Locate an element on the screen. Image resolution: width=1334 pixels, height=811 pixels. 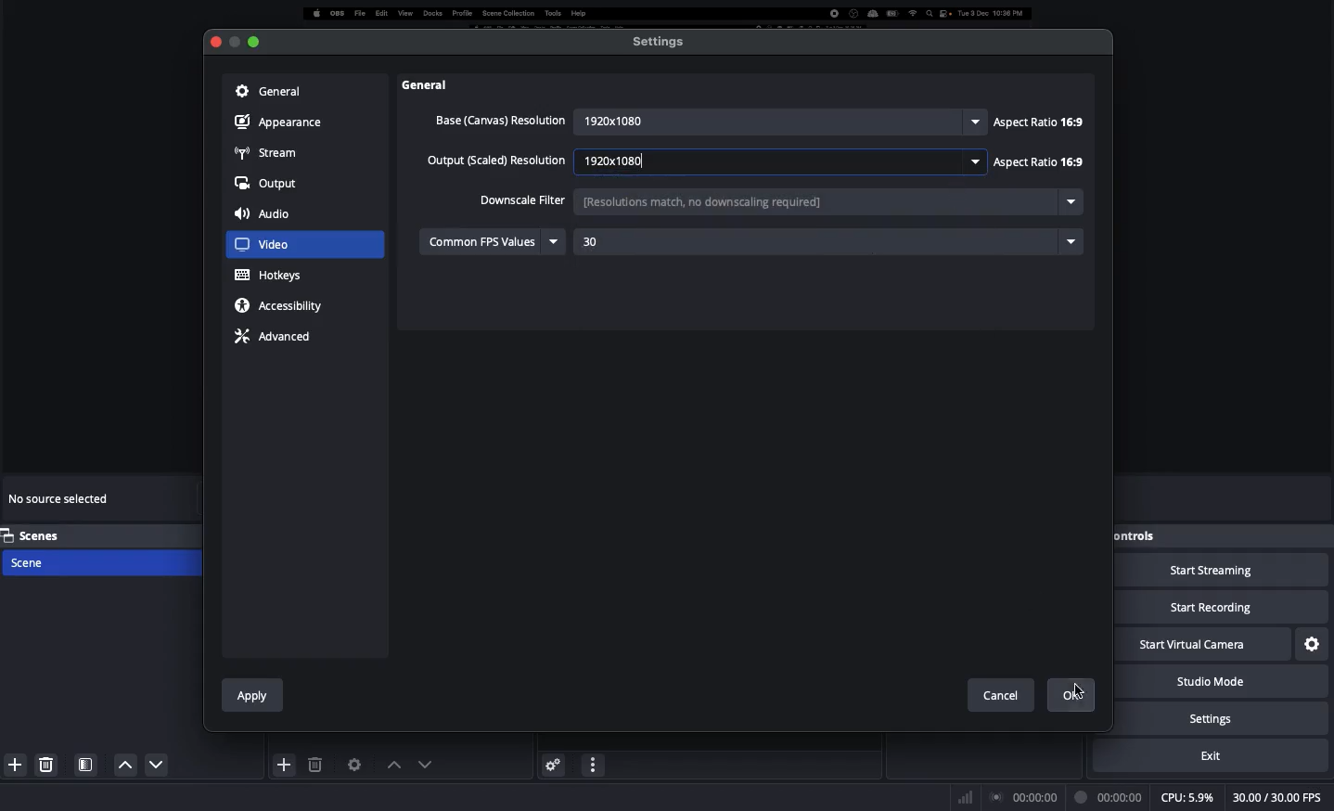
Clicked is located at coordinates (274, 245).